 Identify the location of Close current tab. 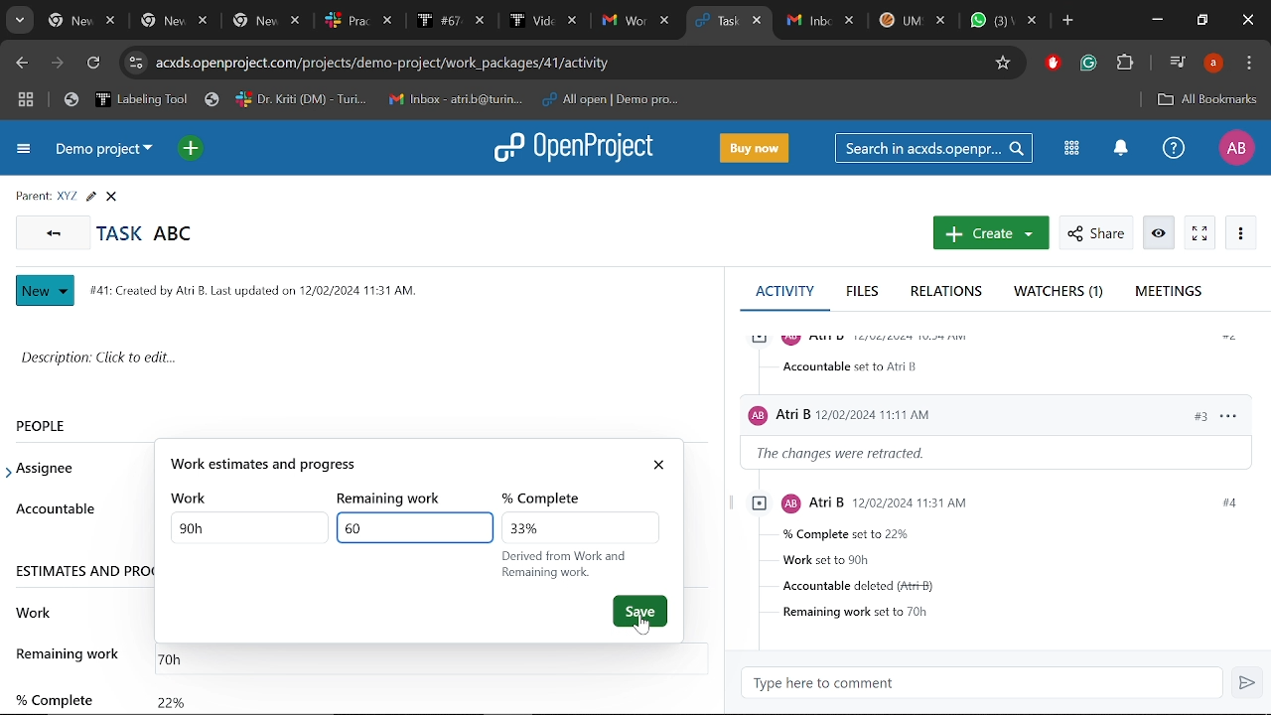
(759, 23).